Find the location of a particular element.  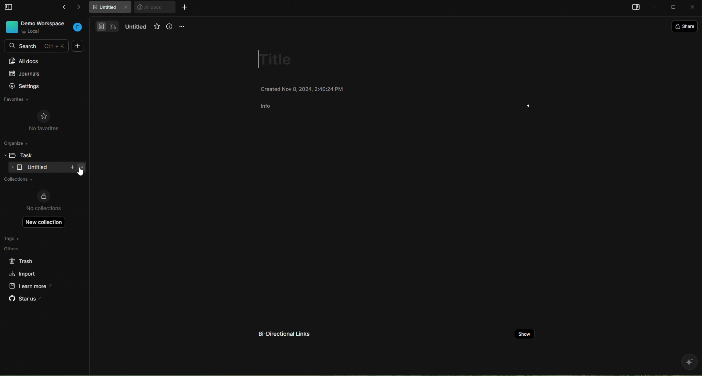

all docs is located at coordinates (43, 60).